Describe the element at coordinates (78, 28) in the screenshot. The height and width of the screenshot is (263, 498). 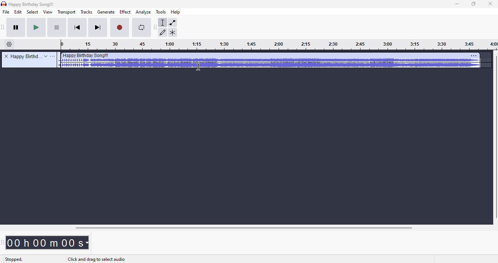
I see `skip to start` at that location.